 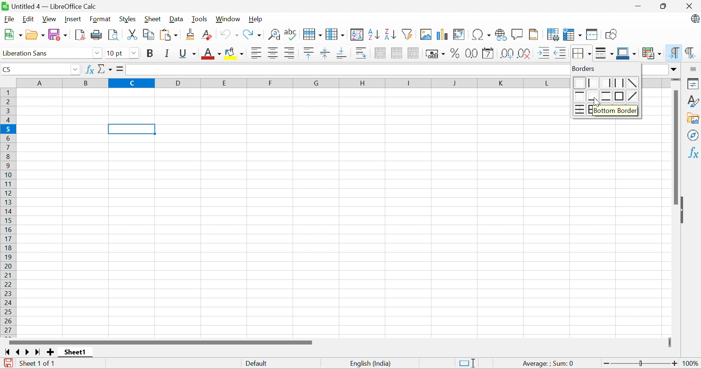 I want to click on Split window, so click(x=592, y=35).